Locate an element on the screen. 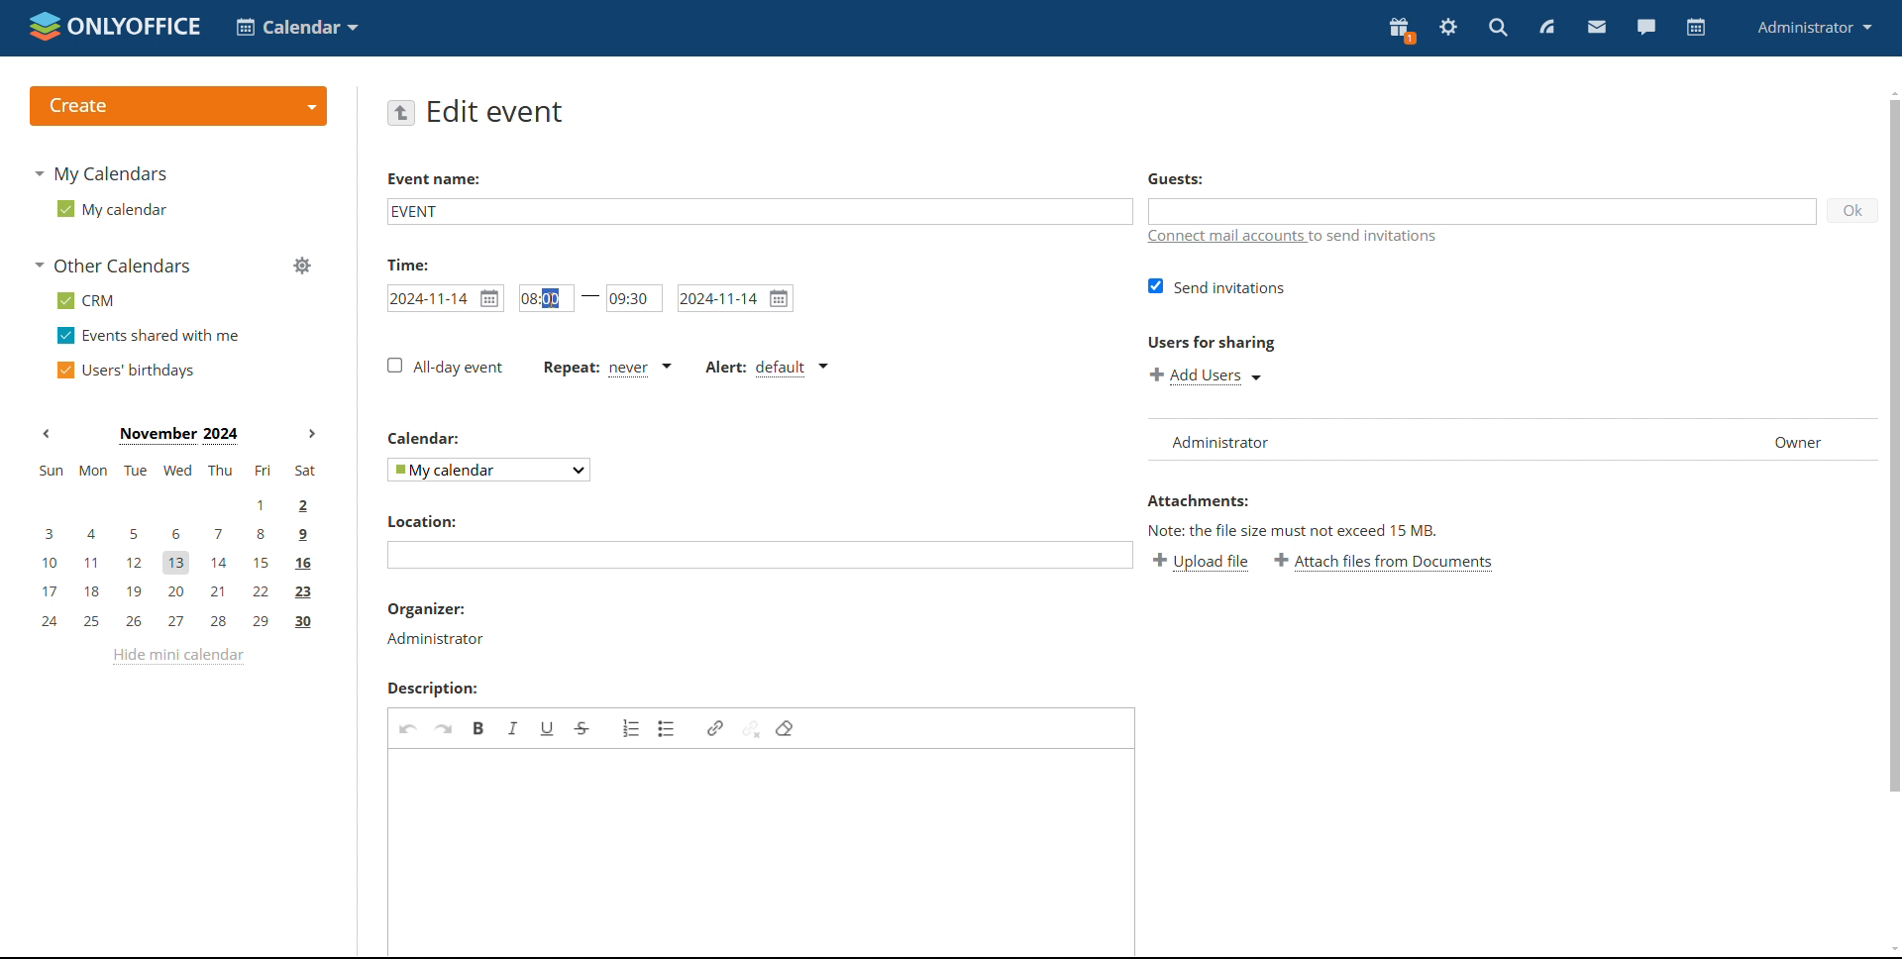 The image size is (1902, 959). alert type is located at coordinates (767, 368).